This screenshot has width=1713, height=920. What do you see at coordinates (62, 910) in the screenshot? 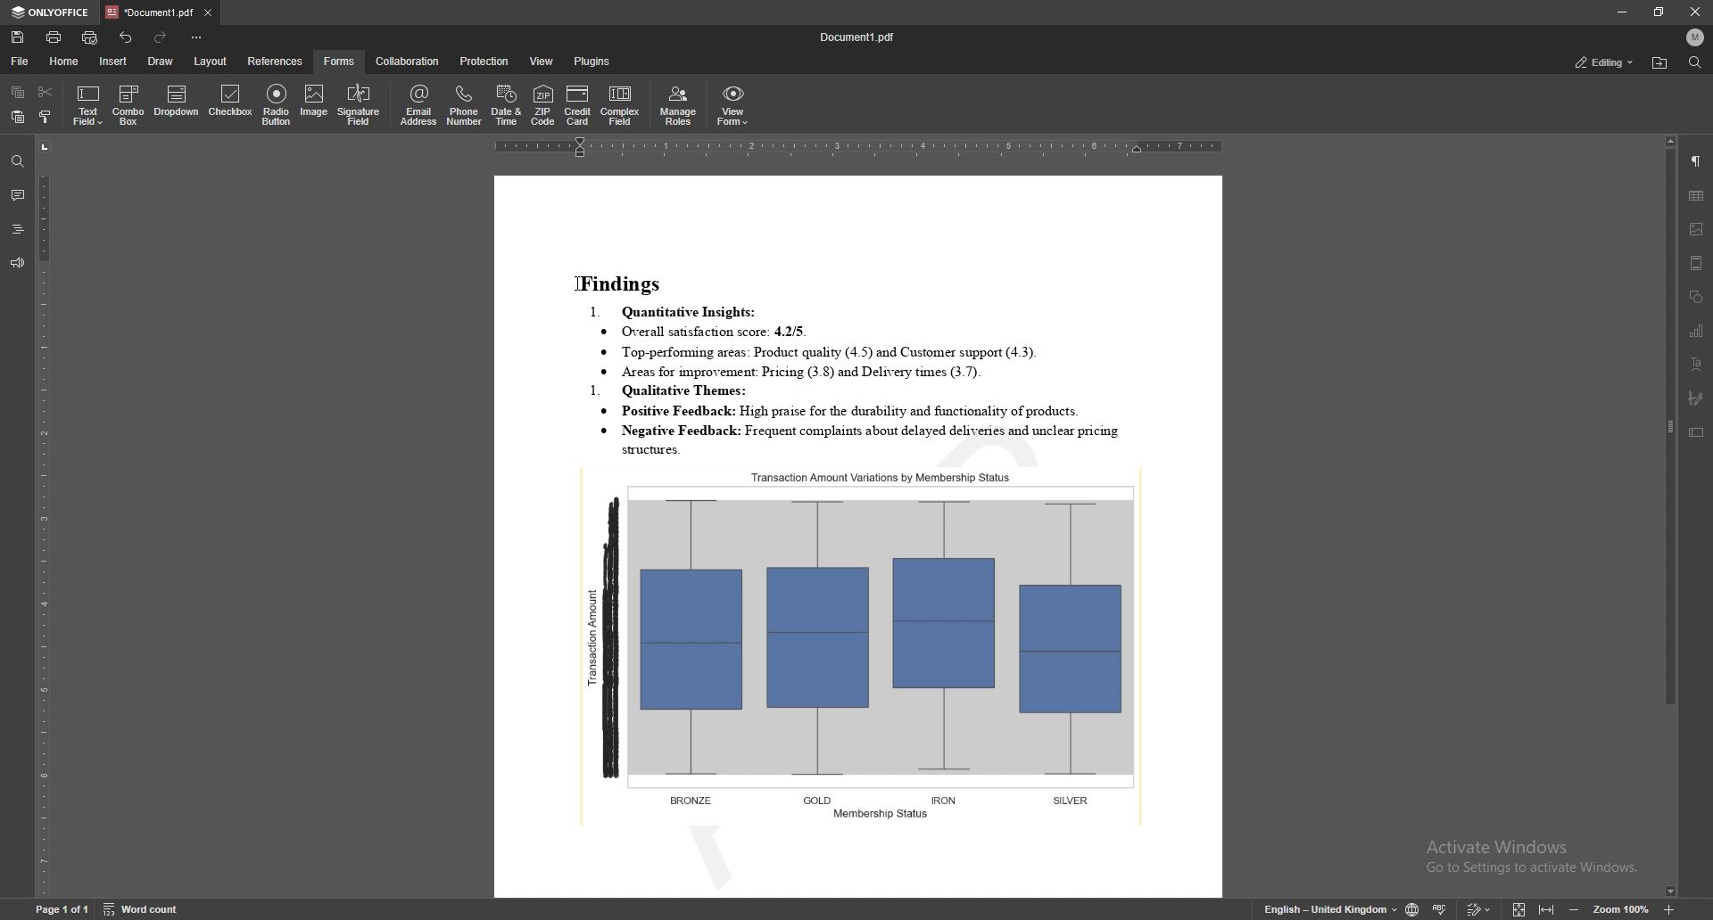
I see `page` at bounding box center [62, 910].